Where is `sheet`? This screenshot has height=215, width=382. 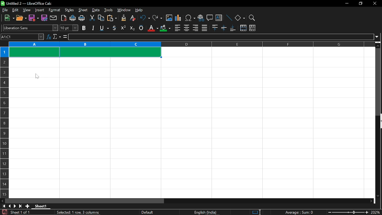
sheet is located at coordinates (83, 10).